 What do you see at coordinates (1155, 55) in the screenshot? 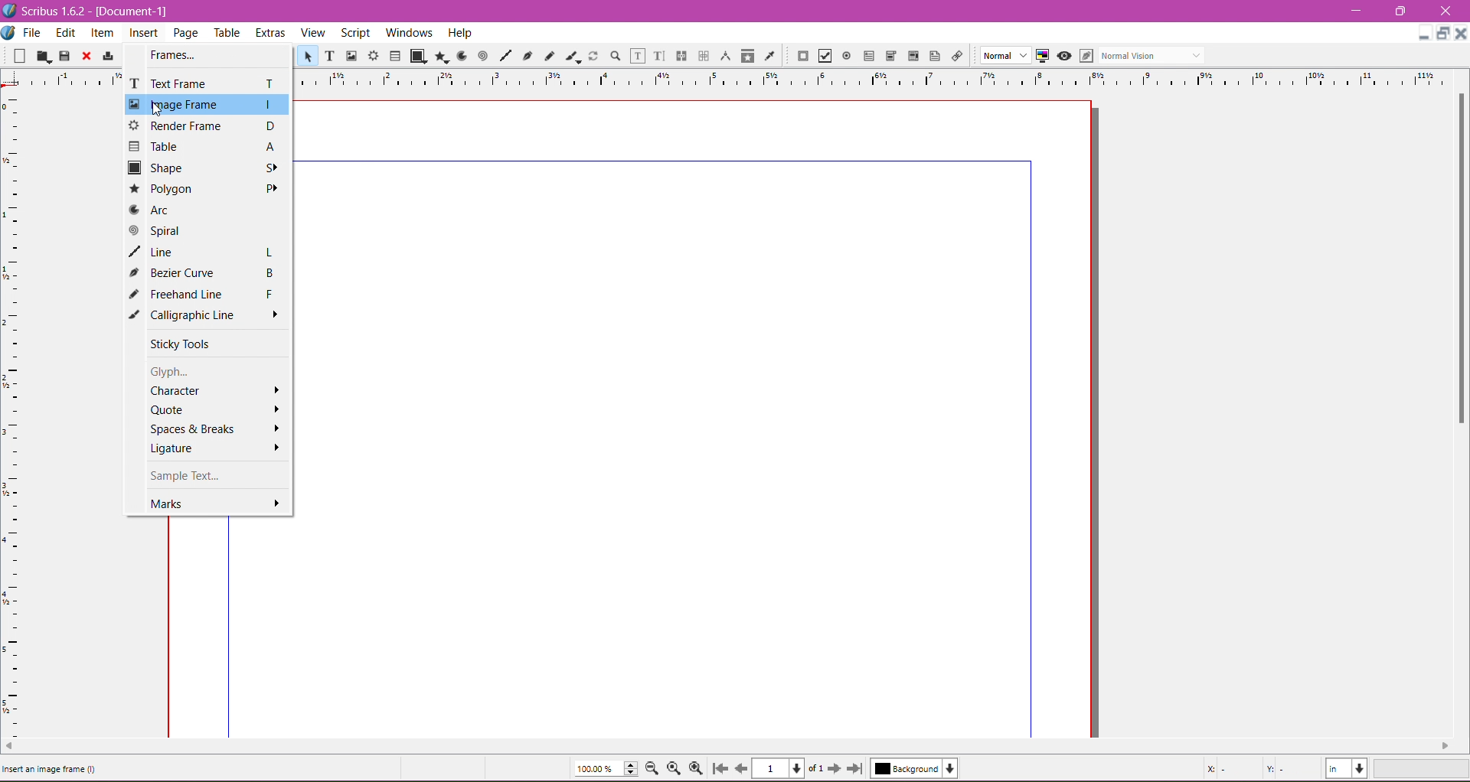
I see `Select visual appearance of the display` at bounding box center [1155, 55].